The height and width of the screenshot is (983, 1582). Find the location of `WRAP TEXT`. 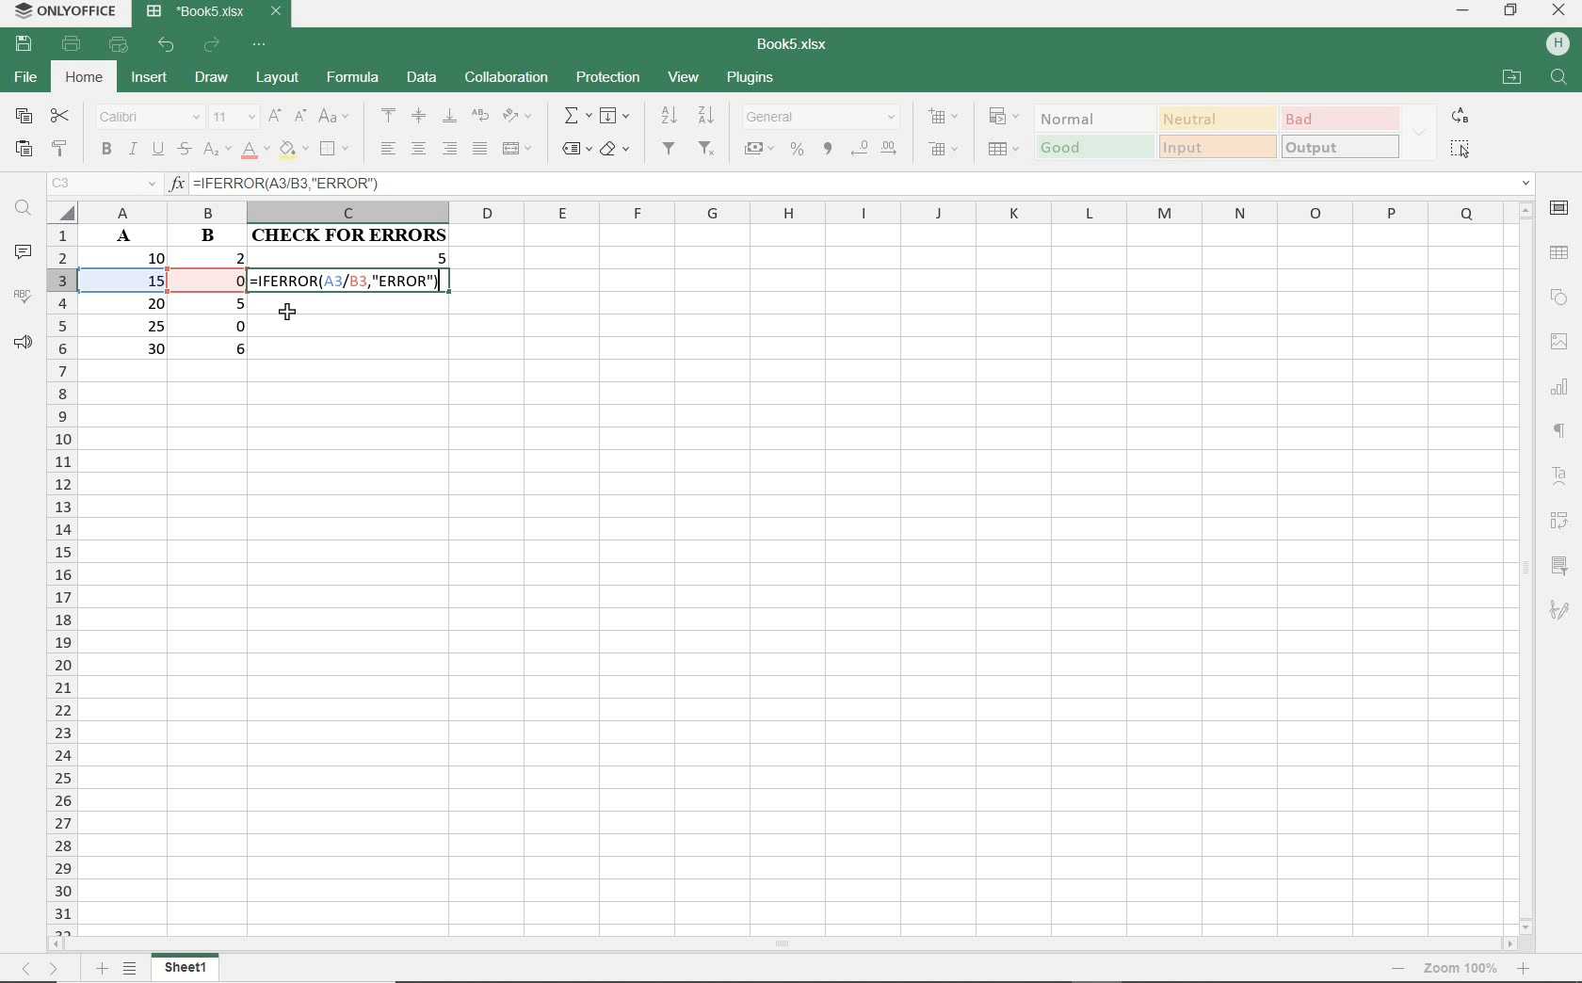

WRAP TEXT is located at coordinates (479, 117).